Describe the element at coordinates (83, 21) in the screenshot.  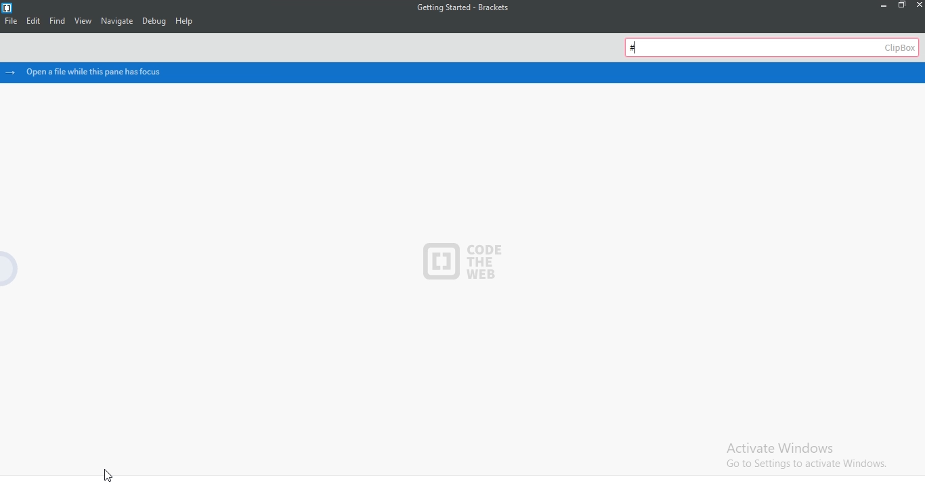
I see `view` at that location.